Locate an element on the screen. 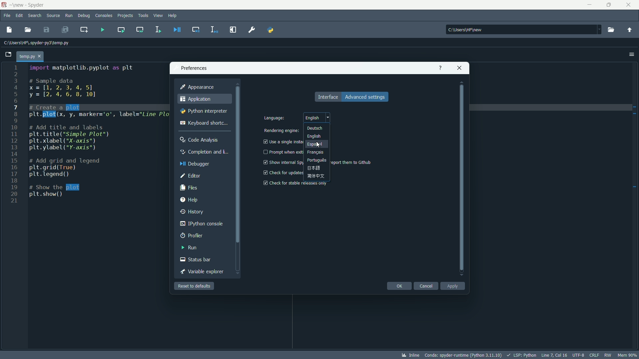 Image resolution: width=639 pixels, height=359 pixels. keyboard shortcut is located at coordinates (203, 122).